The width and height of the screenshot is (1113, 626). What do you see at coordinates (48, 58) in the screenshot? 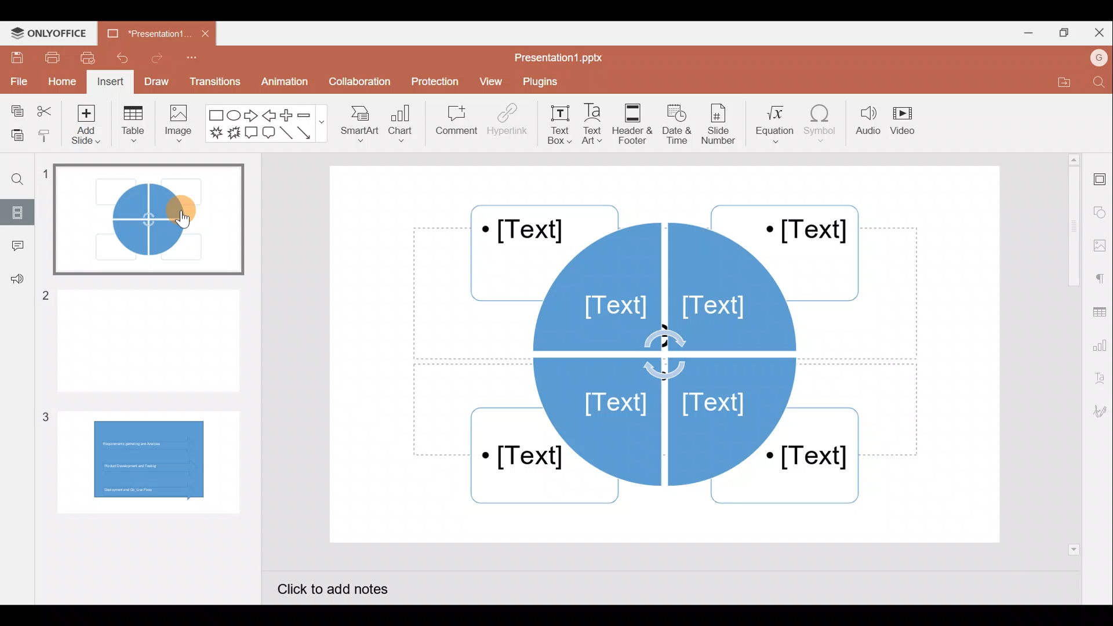
I see `Print file` at bounding box center [48, 58].